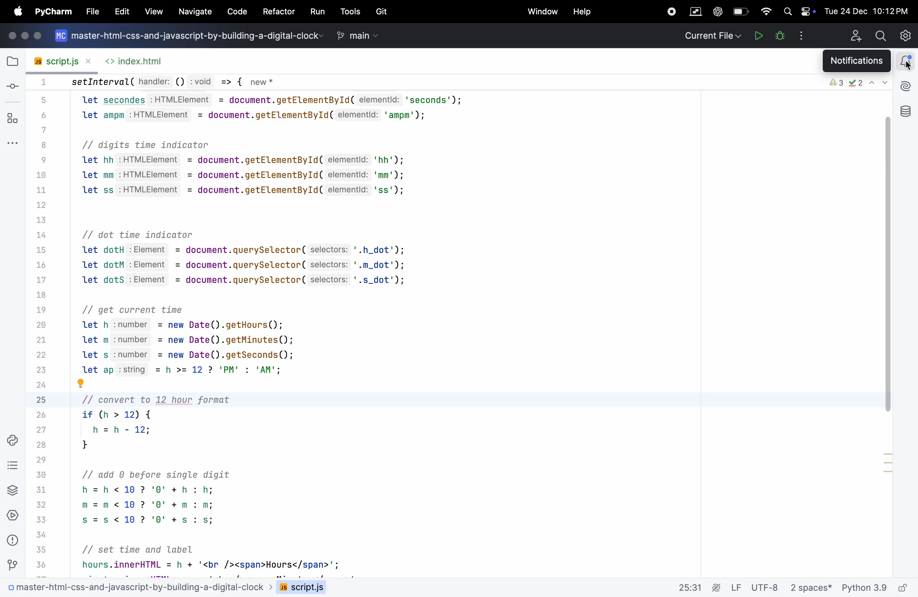 The image size is (918, 597). I want to click on data base, so click(905, 110).